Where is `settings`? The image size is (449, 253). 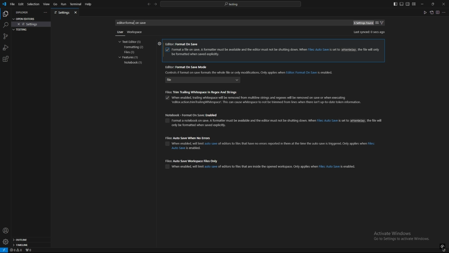 settings is located at coordinates (159, 43).